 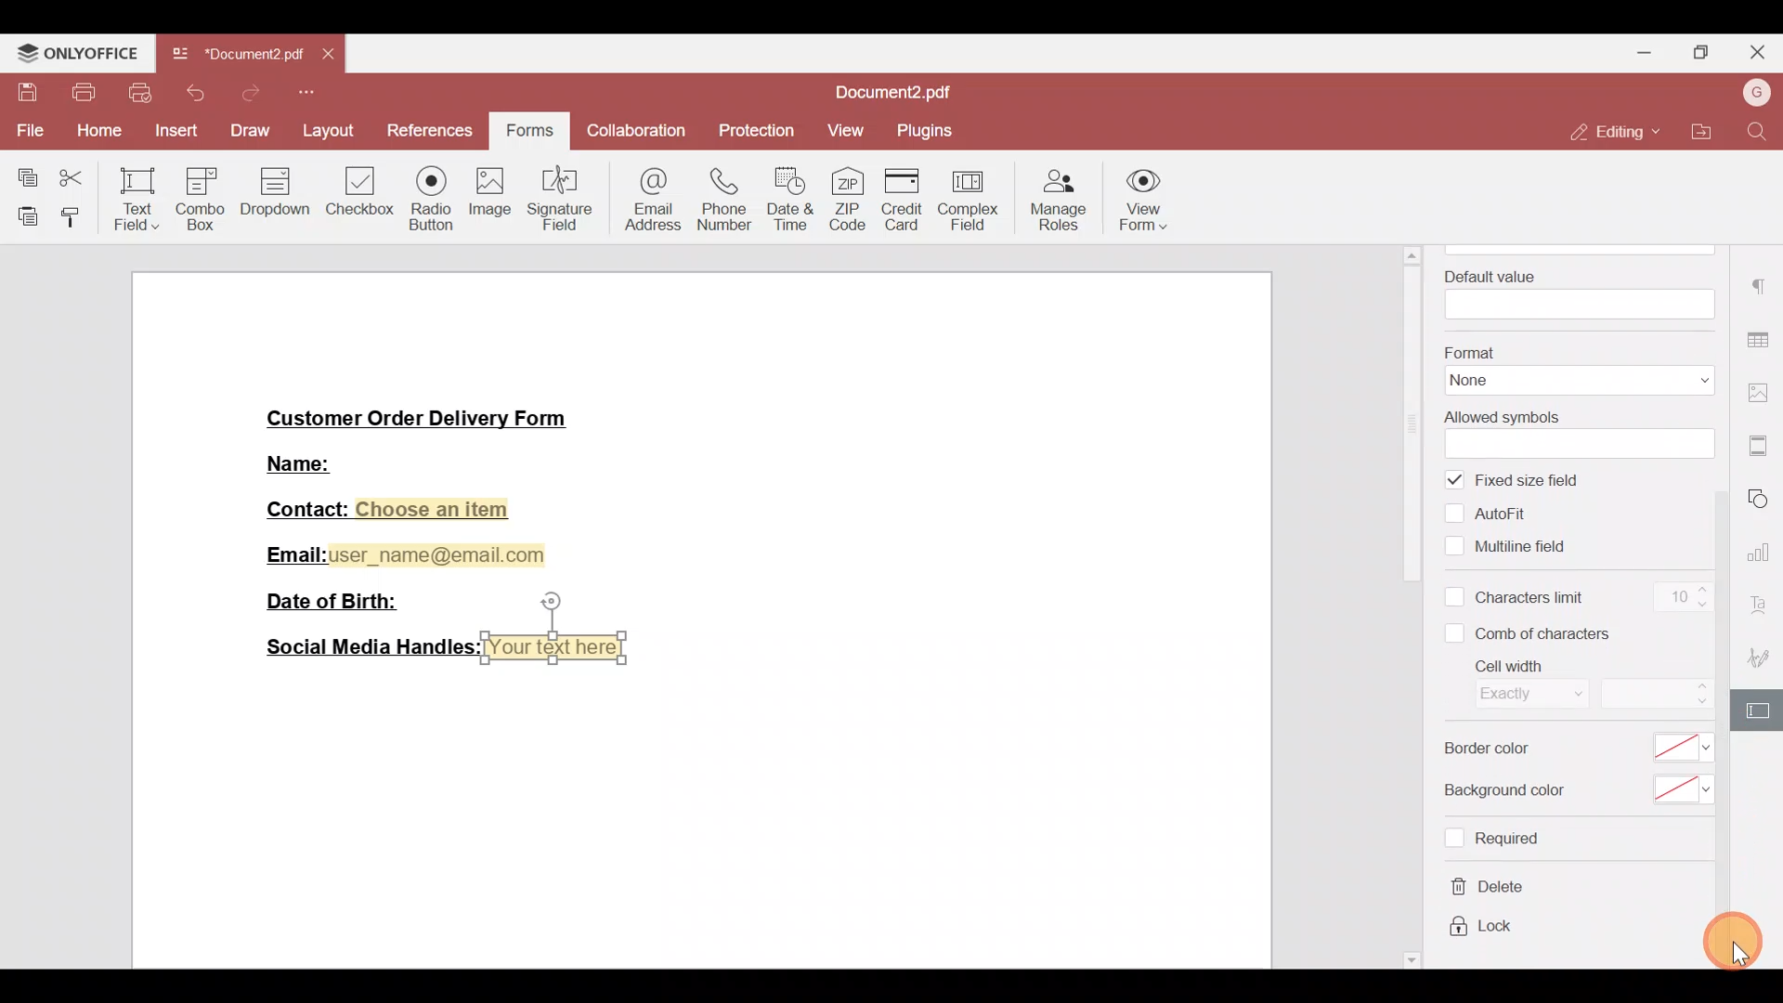 I want to click on Home, so click(x=97, y=132).